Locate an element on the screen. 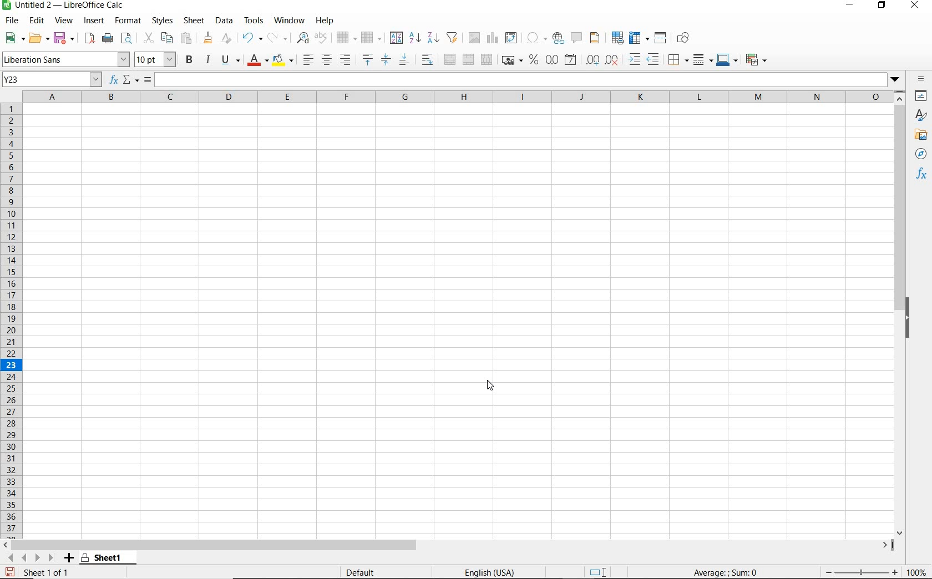  FORMULA is located at coordinates (726, 573).